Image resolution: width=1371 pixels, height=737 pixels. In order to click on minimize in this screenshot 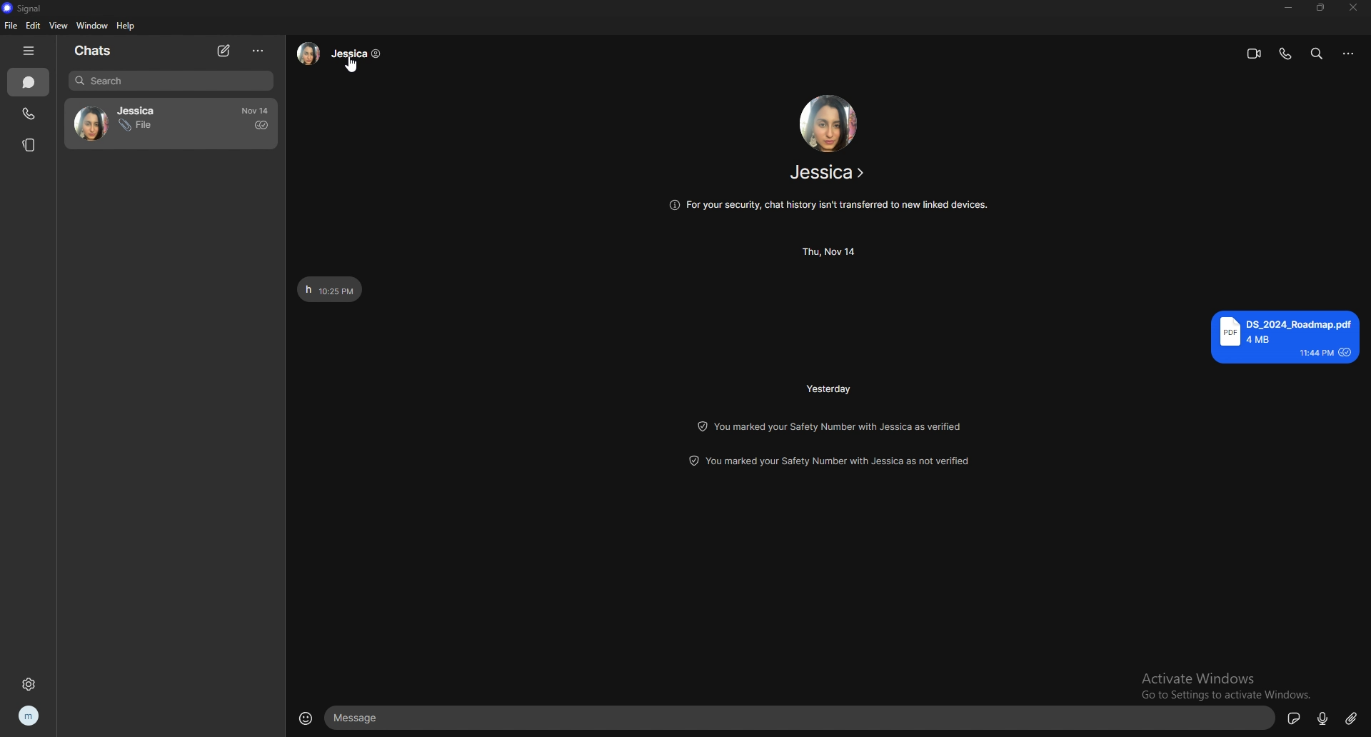, I will do `click(1287, 9)`.